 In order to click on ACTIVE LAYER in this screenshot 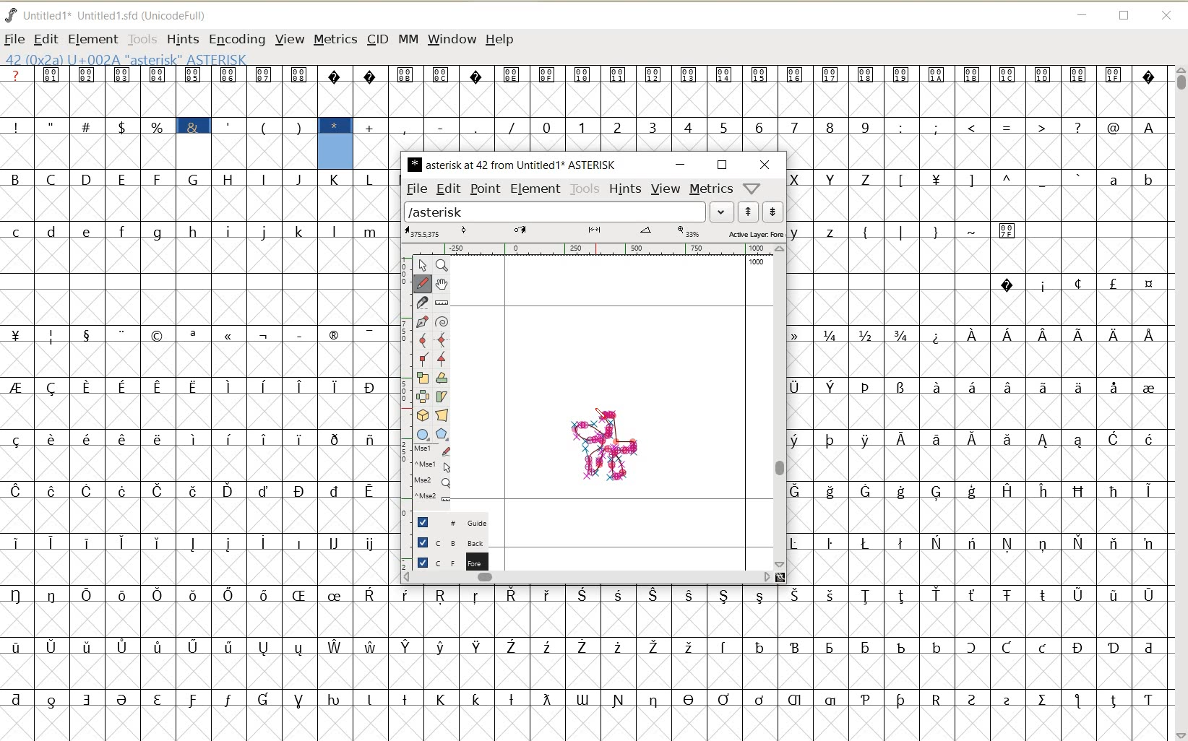, I will do `click(594, 233)`.